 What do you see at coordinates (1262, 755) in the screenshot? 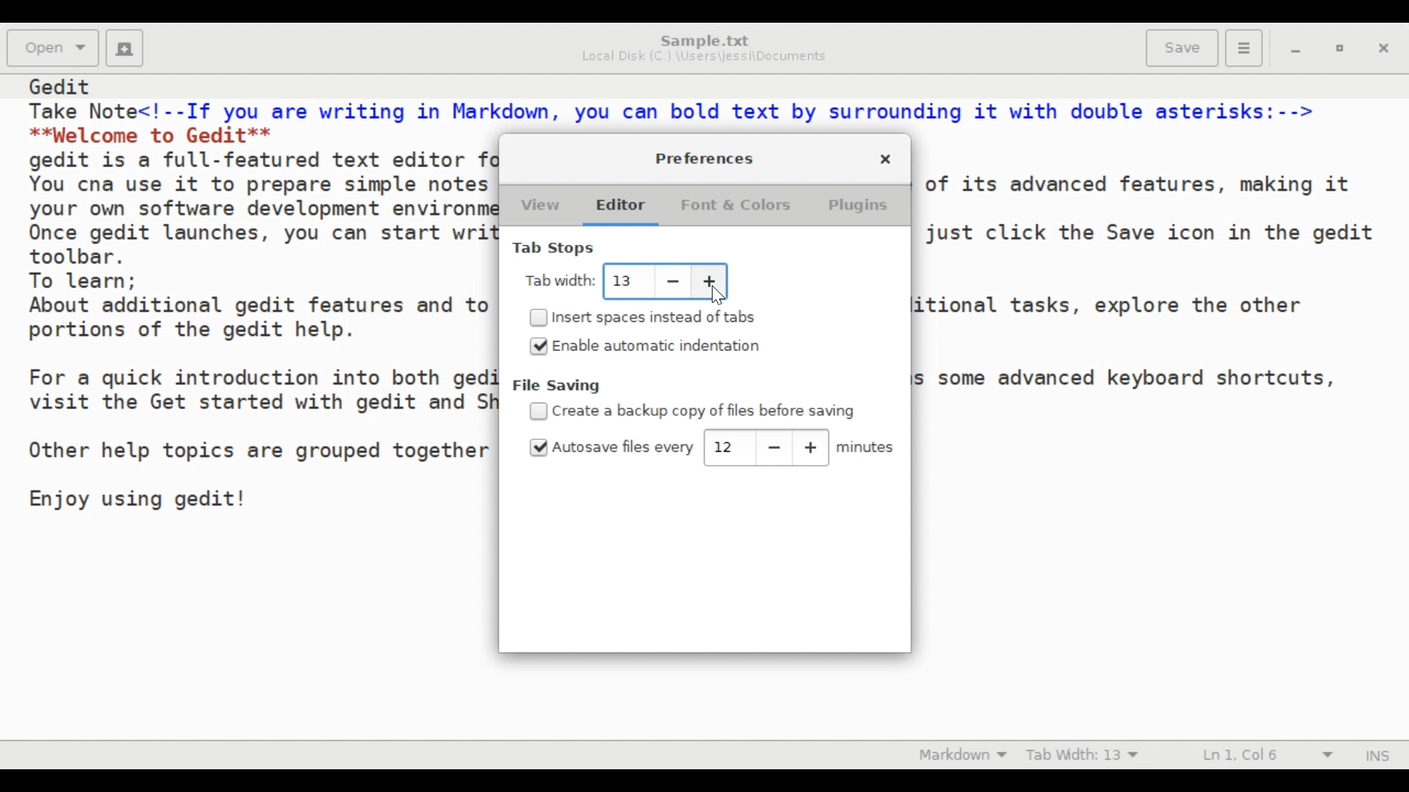
I see `Ln 1,  Col 6` at bounding box center [1262, 755].